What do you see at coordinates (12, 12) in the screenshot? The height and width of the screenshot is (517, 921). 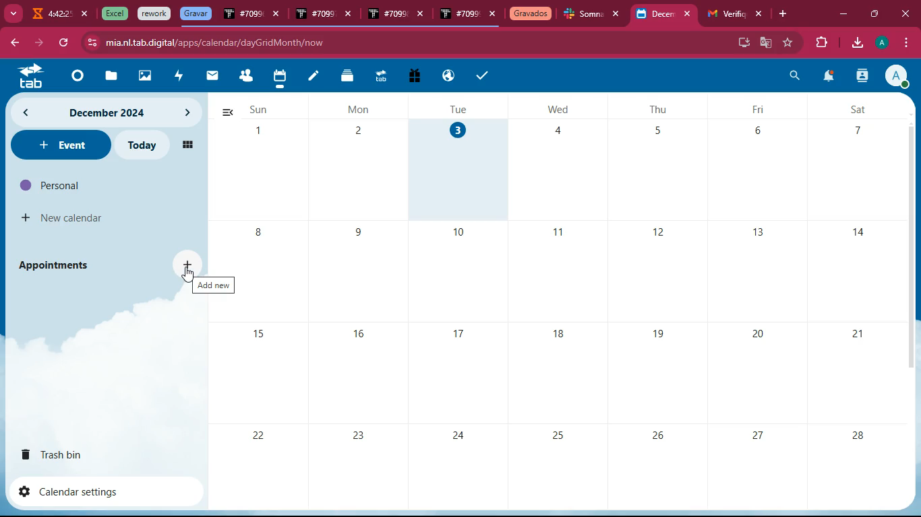 I see `more` at bounding box center [12, 12].